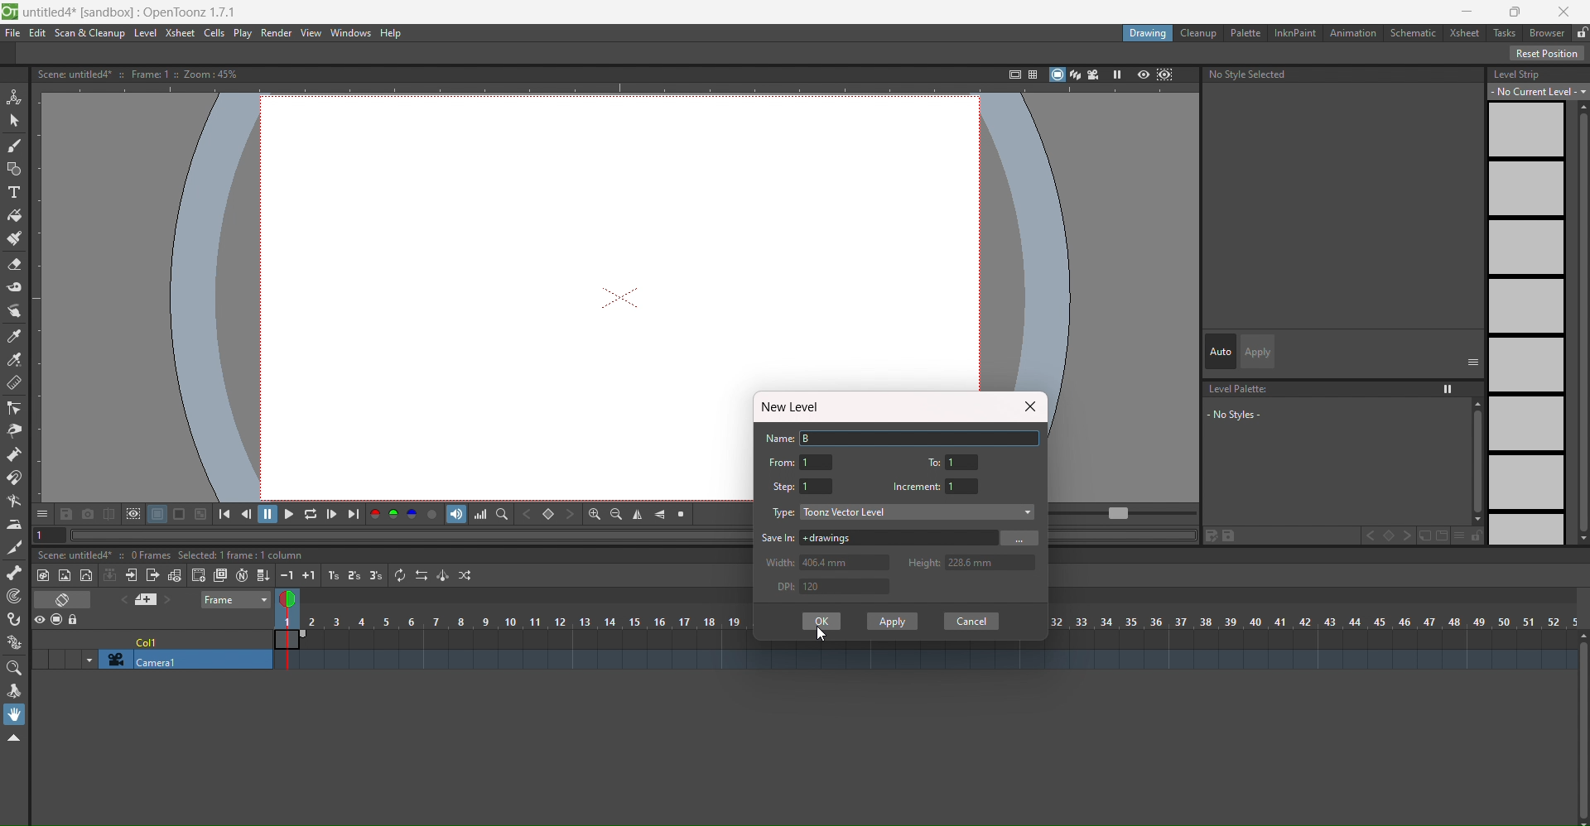  Describe the element at coordinates (59, 618) in the screenshot. I see `` at that location.